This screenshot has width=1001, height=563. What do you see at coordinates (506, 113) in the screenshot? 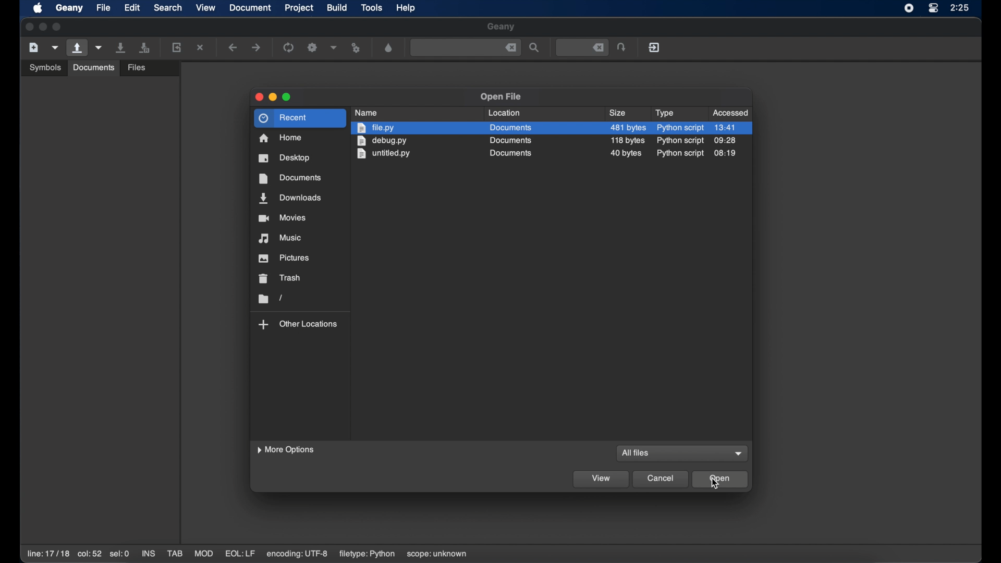
I see `location` at bounding box center [506, 113].